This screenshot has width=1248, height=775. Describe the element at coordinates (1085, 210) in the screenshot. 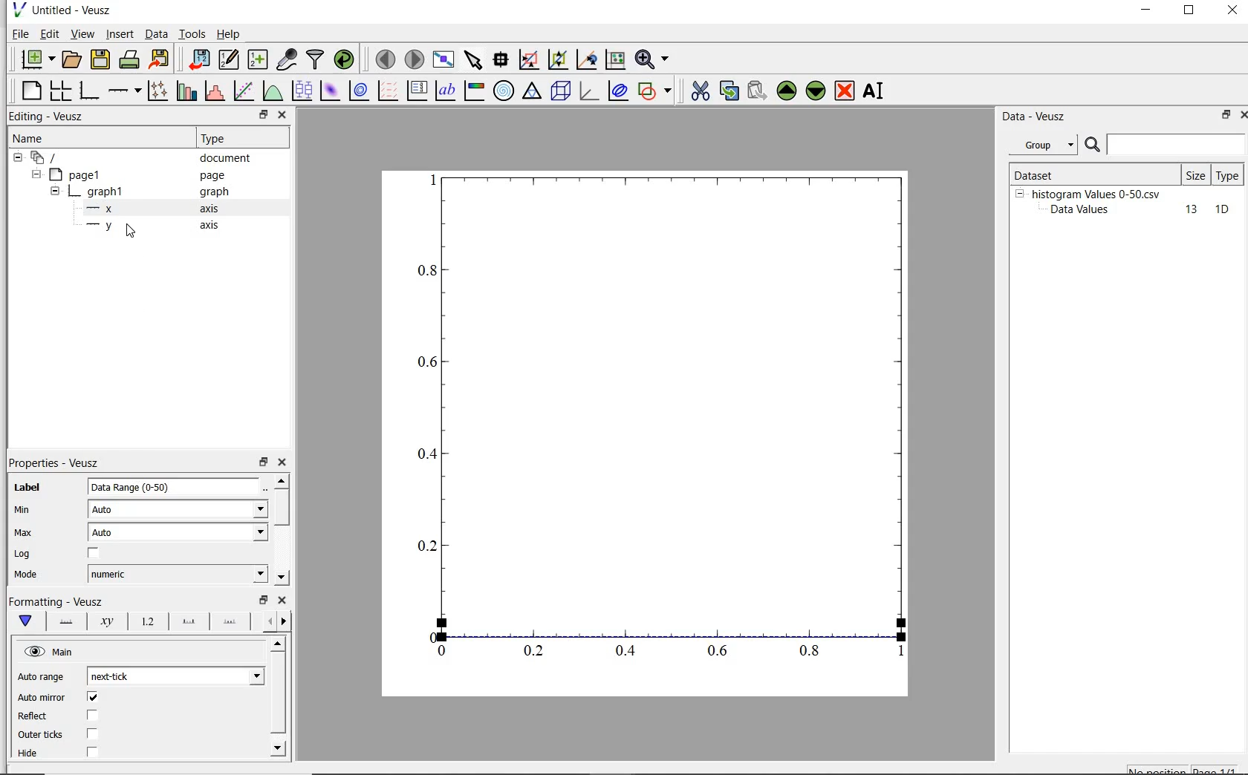

I see `Data Values` at that location.